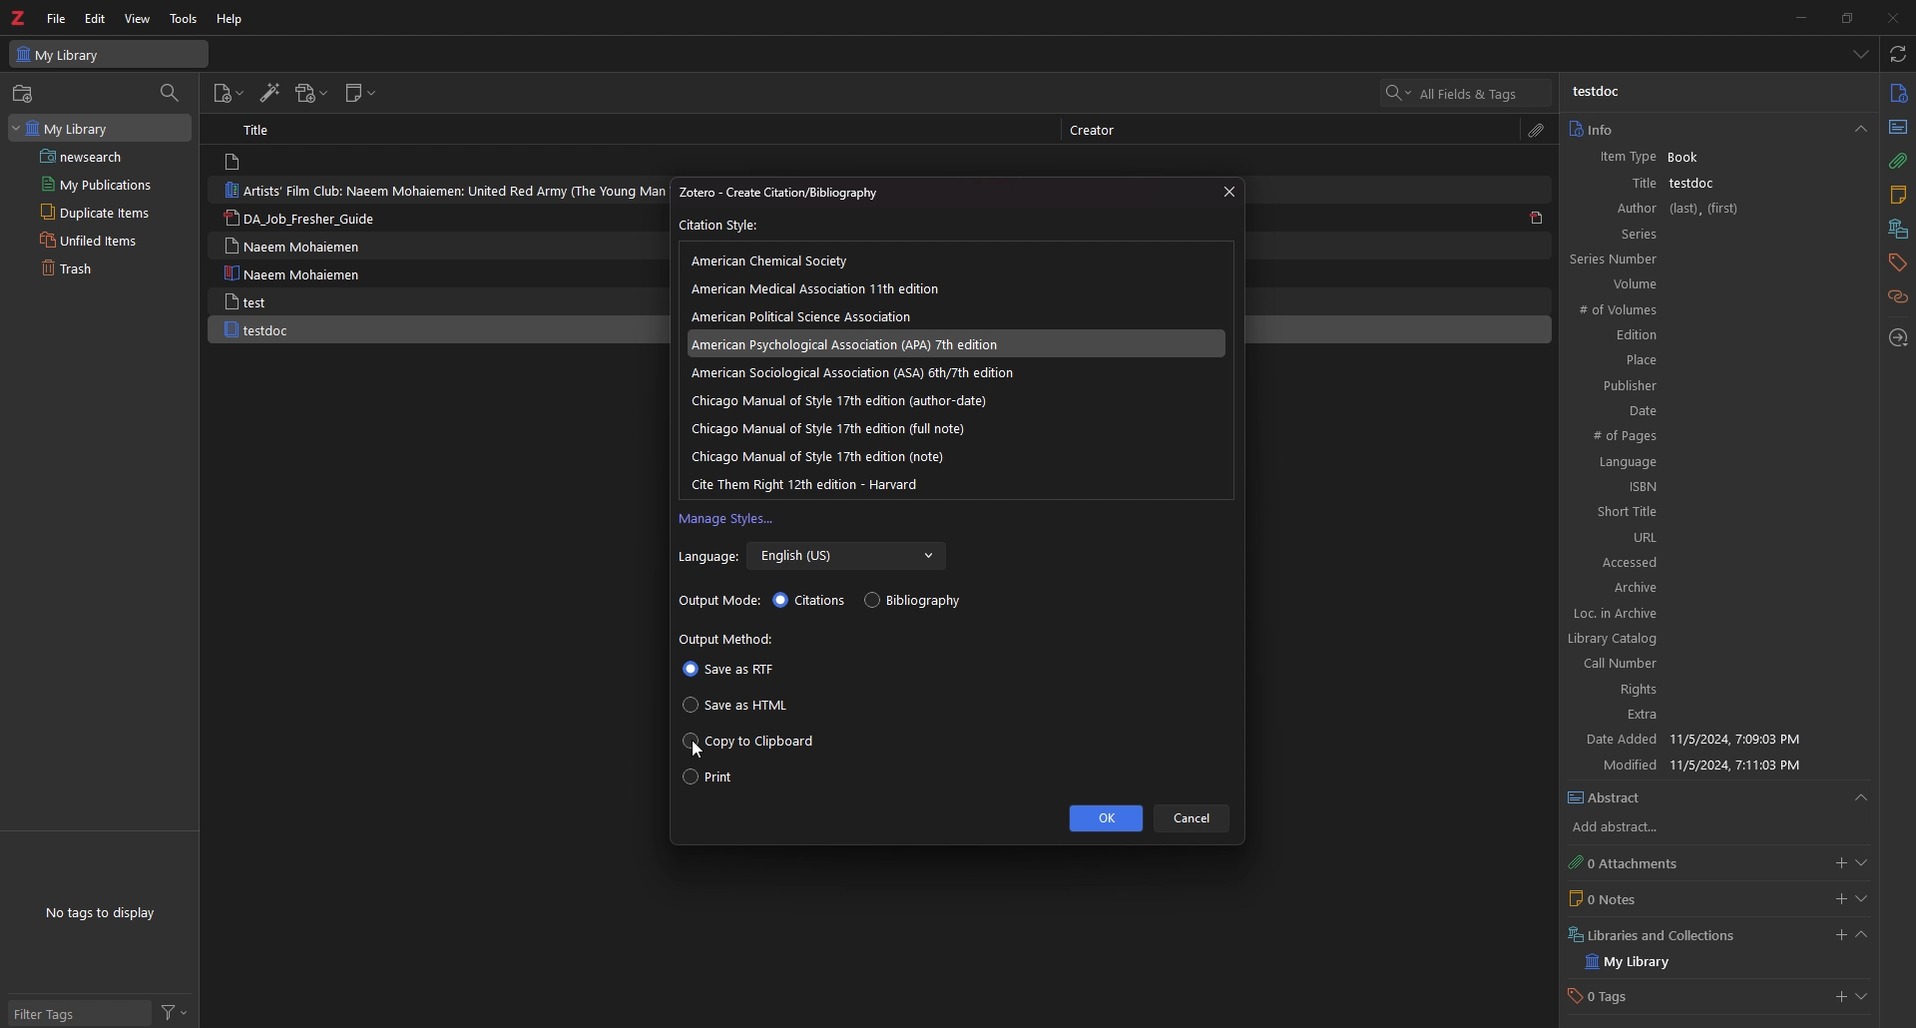  I want to click on abstract, so click(1896, 126).